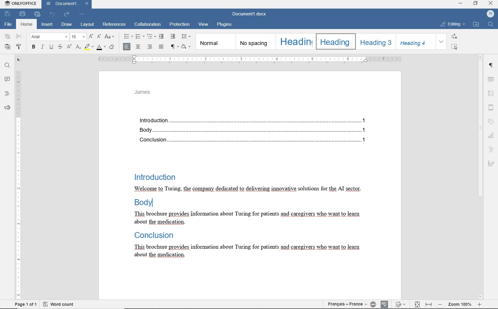  What do you see at coordinates (491, 165) in the screenshot?
I see `SIGNATURE` at bounding box center [491, 165].